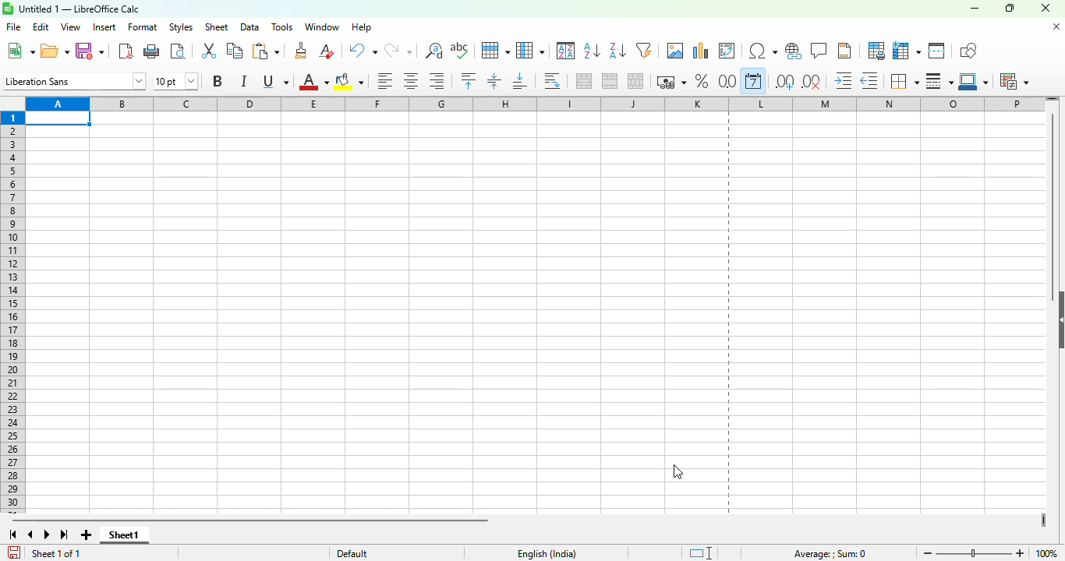  I want to click on window, so click(321, 26).